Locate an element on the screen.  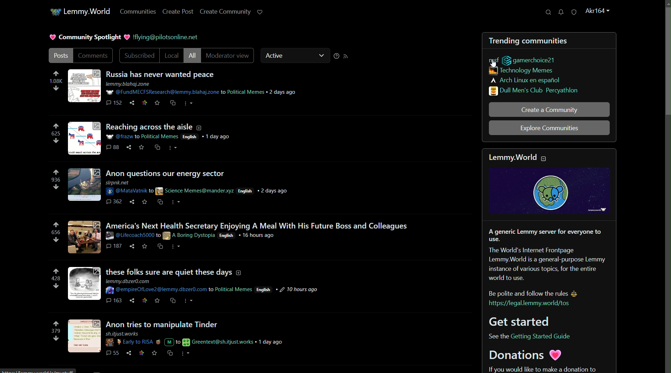
comments is located at coordinates (114, 301).